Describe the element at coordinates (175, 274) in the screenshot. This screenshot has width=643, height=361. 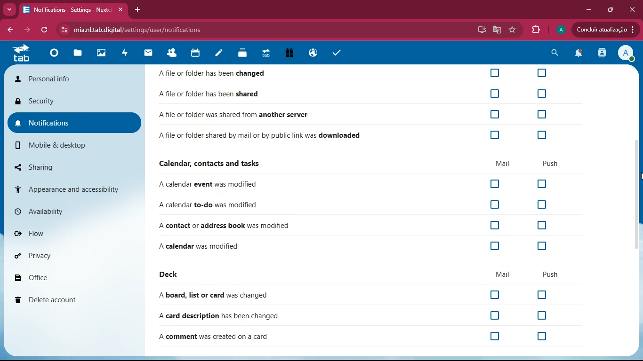
I see `deck` at that location.